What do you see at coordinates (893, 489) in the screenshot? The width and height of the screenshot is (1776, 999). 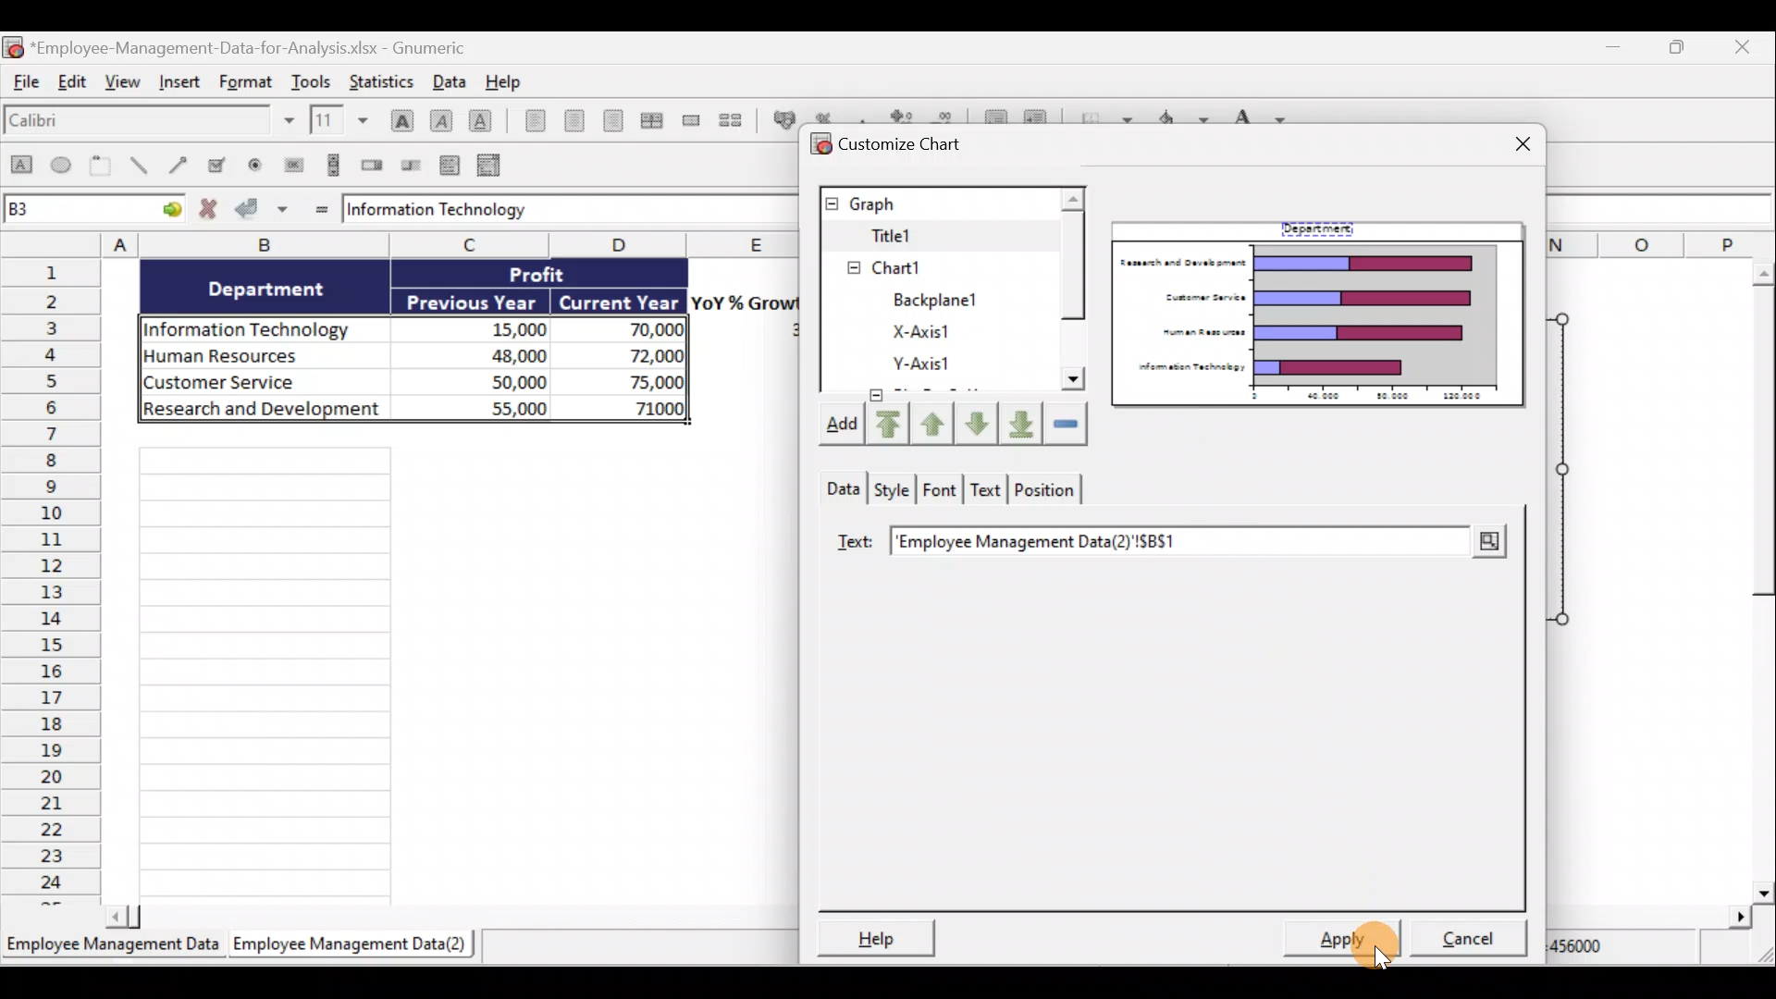 I see `Style` at bounding box center [893, 489].